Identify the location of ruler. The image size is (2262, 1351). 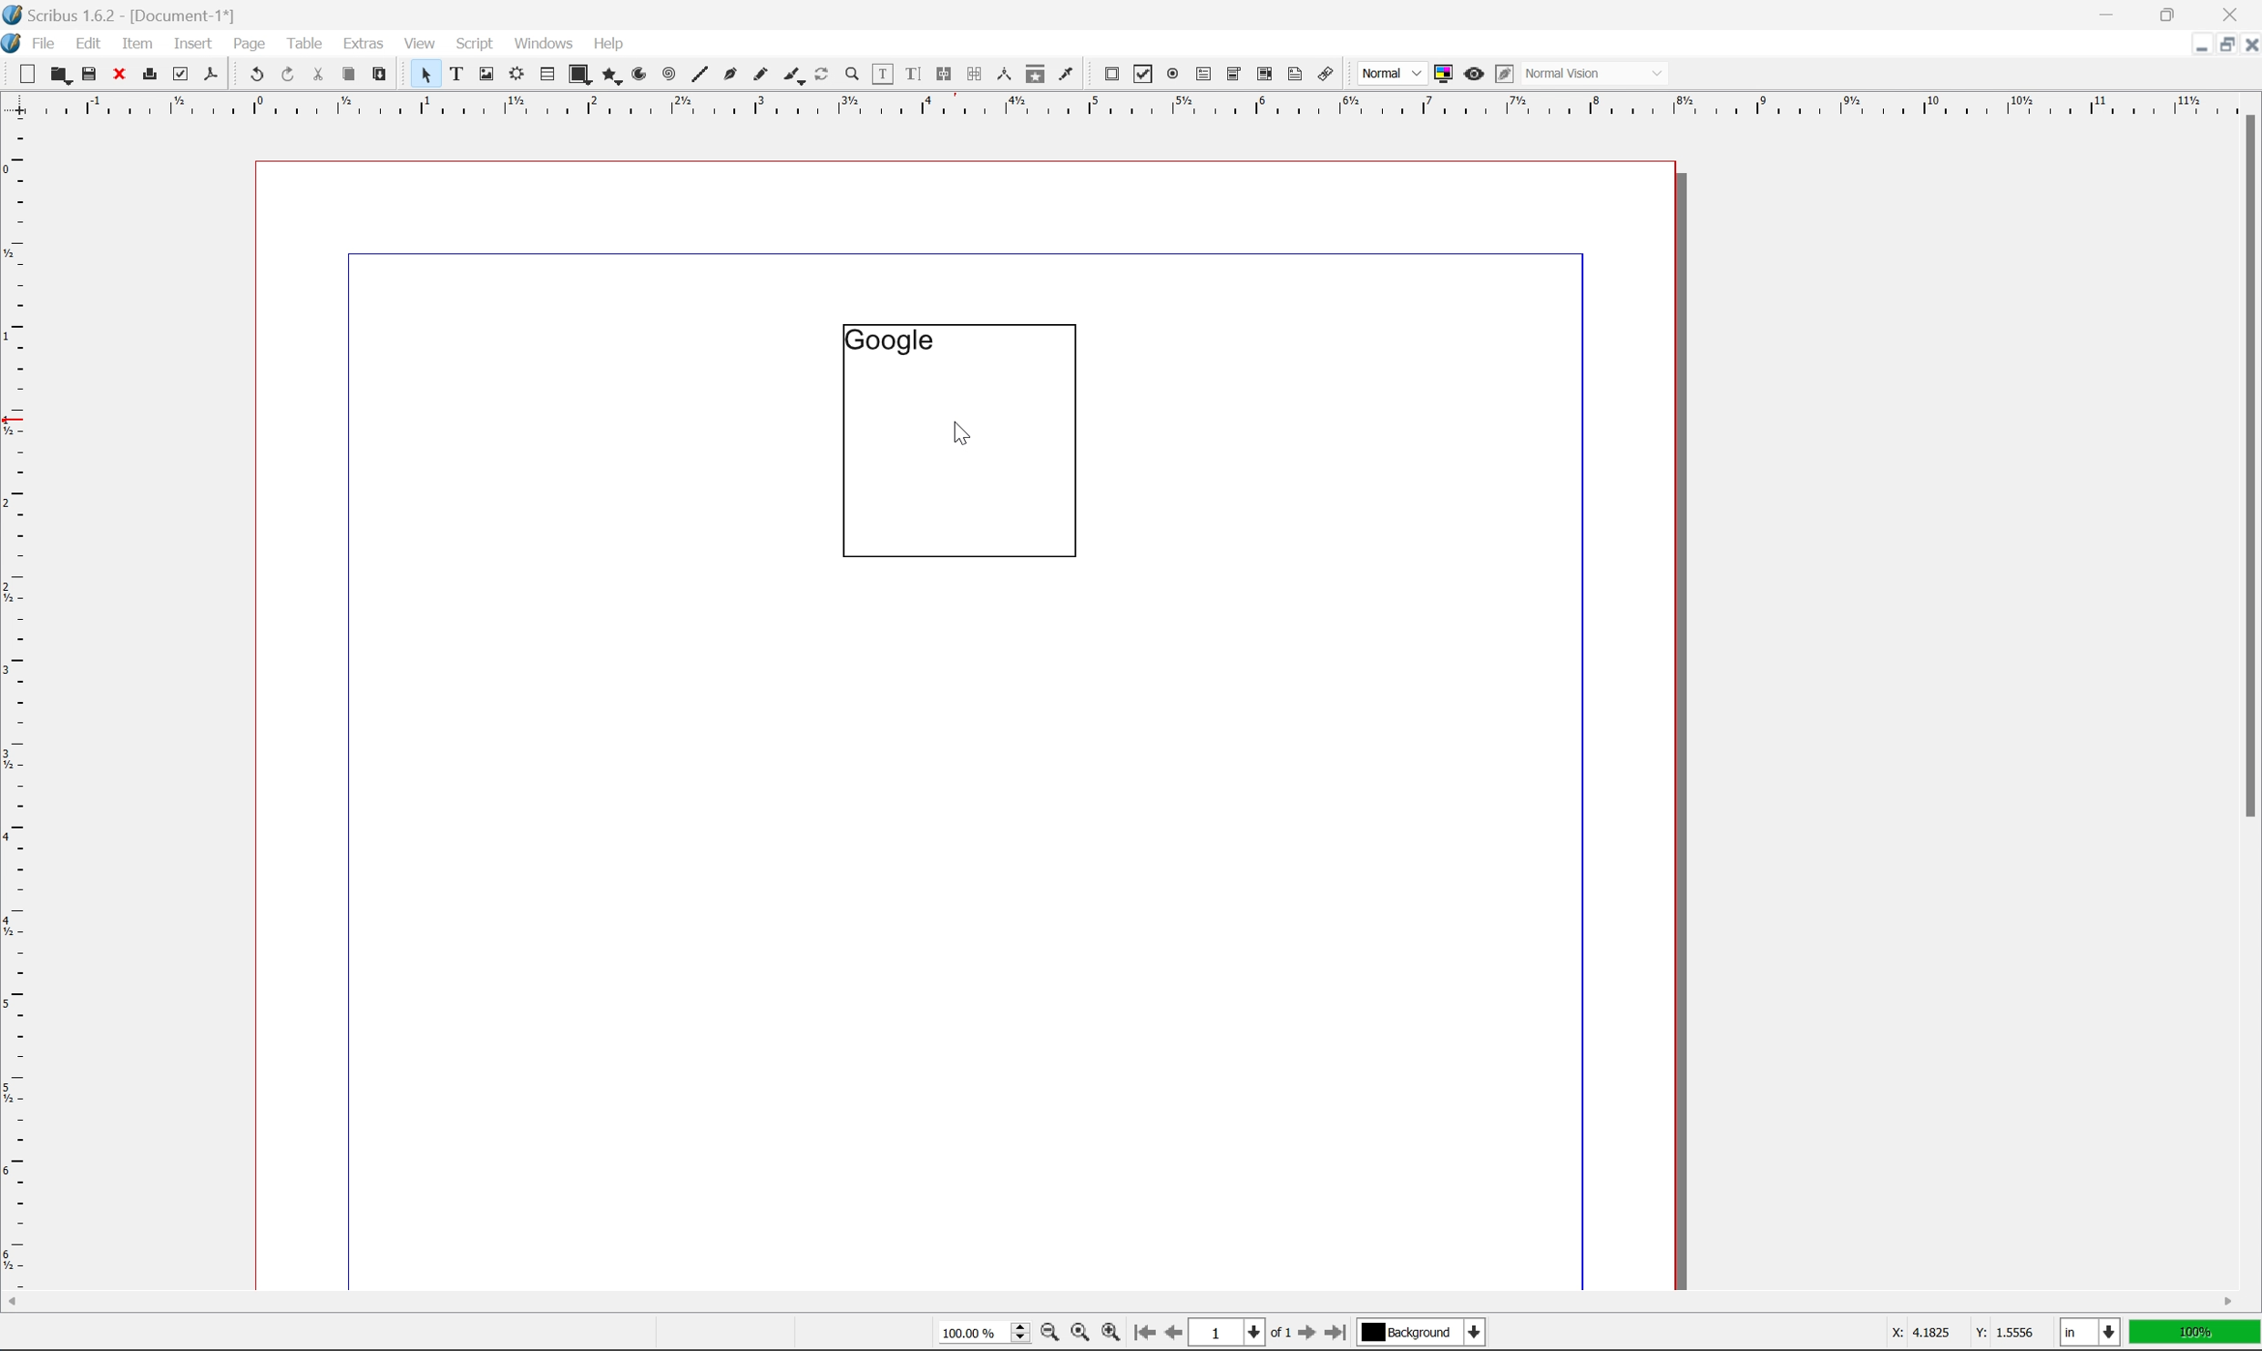
(15, 701).